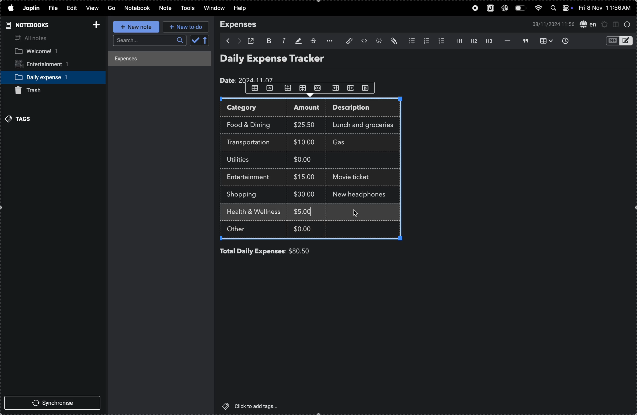 The width and height of the screenshot is (637, 415). What do you see at coordinates (366, 124) in the screenshot?
I see `lunch and groceries` at bounding box center [366, 124].